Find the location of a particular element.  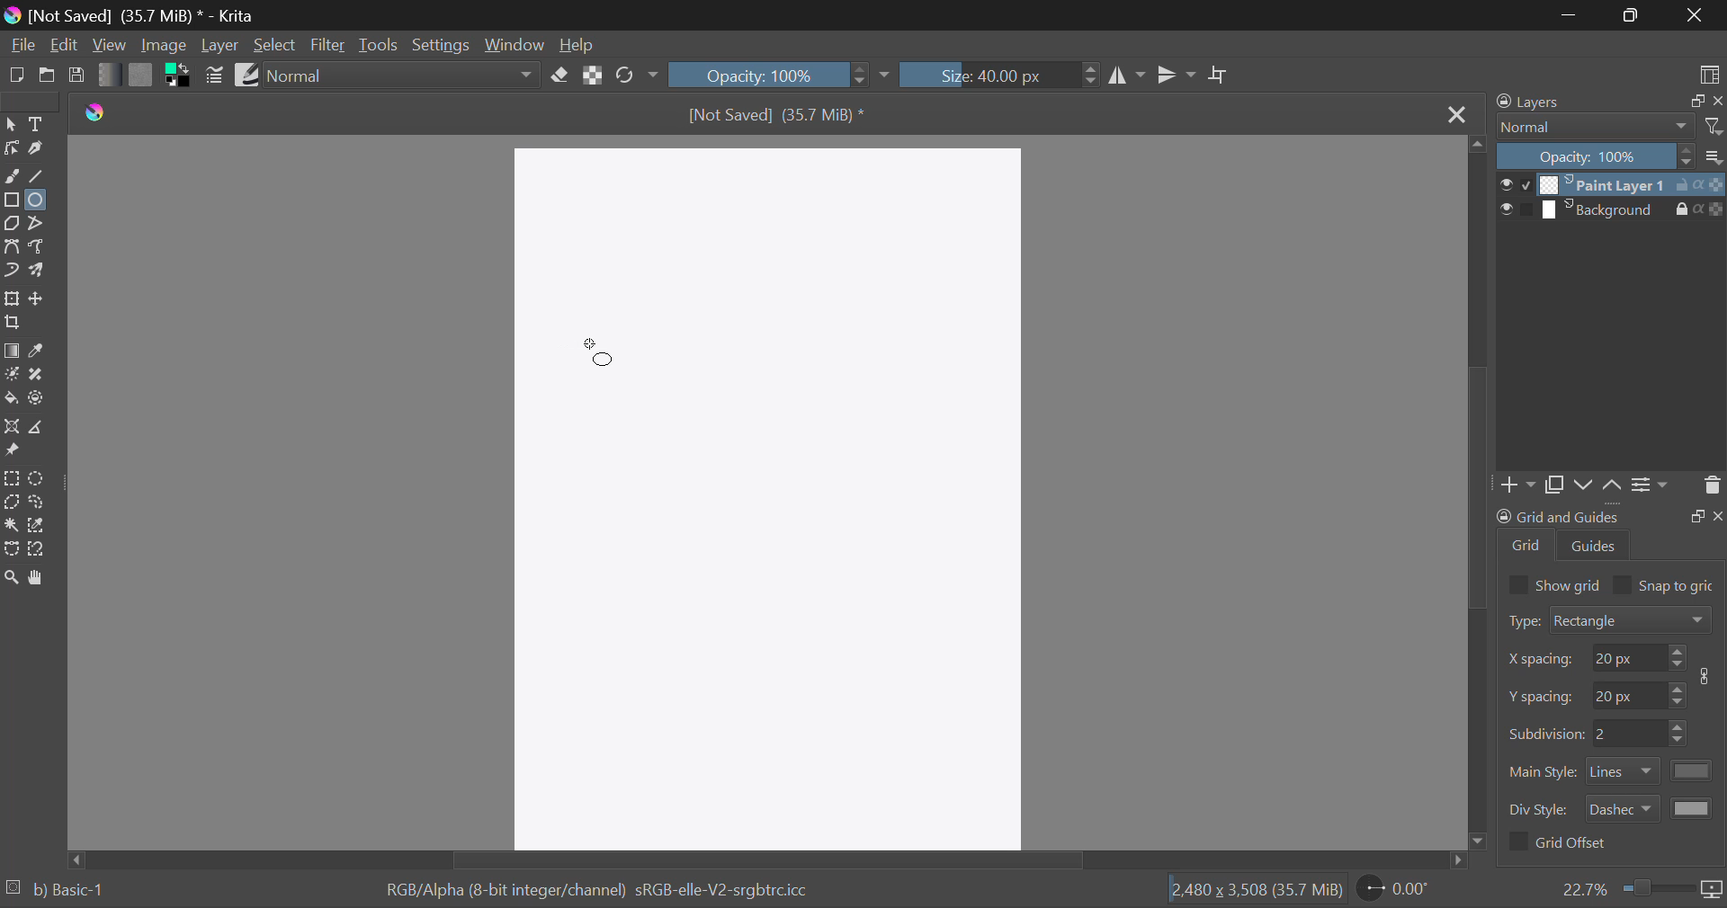

Opacity is located at coordinates (781, 75).